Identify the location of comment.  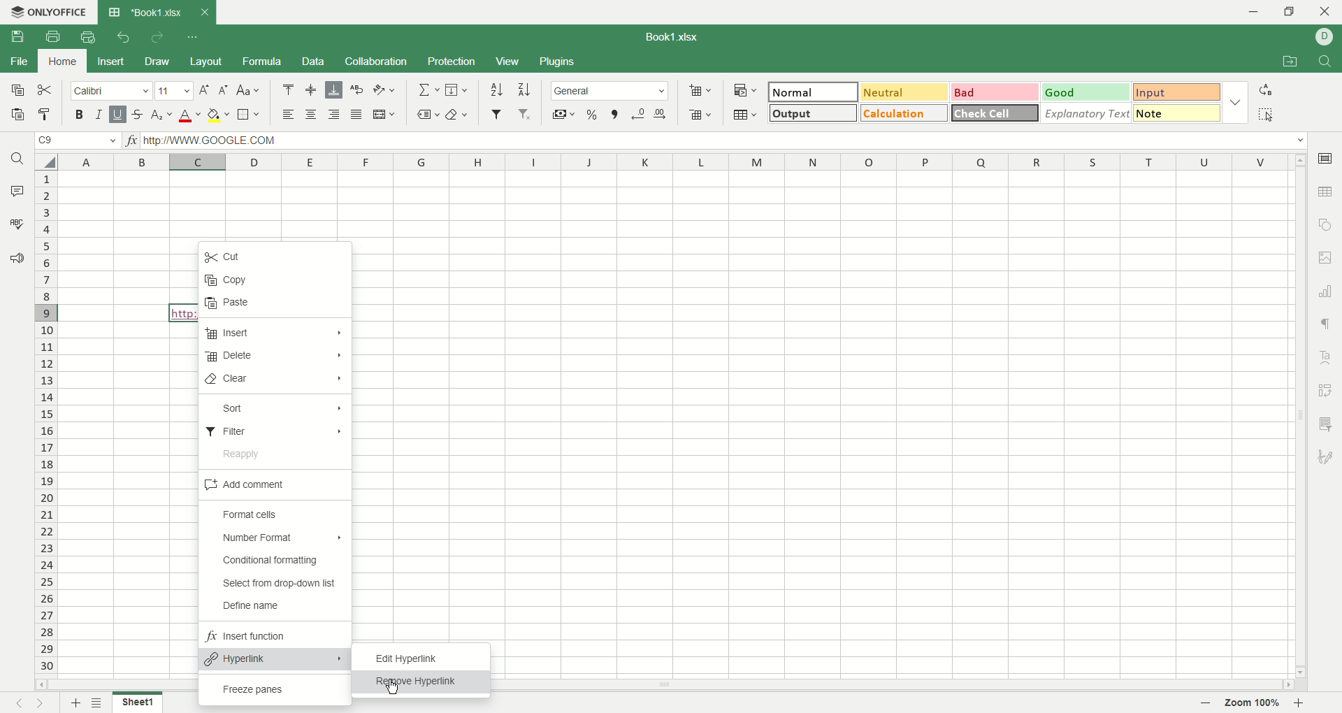
(16, 188).